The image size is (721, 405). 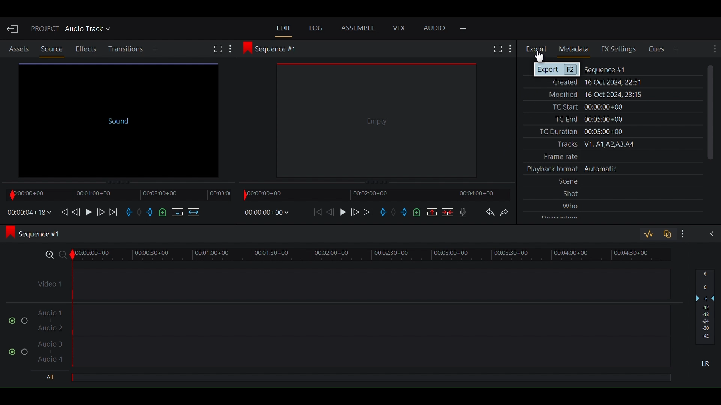 What do you see at coordinates (508, 214) in the screenshot?
I see `Redo` at bounding box center [508, 214].